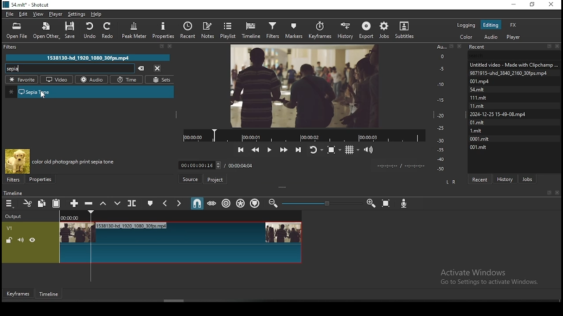 This screenshot has height=316, width=563. I want to click on toggle grid display on the player, so click(352, 150).